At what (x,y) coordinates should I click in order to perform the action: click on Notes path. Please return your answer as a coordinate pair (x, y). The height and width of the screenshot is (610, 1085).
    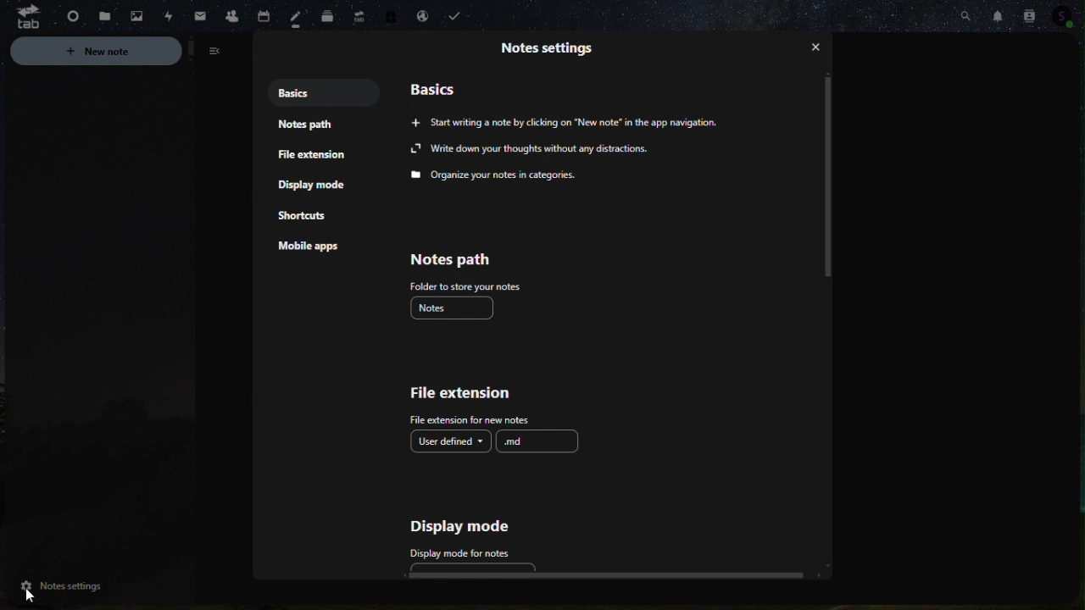
    Looking at the image, I should click on (305, 123).